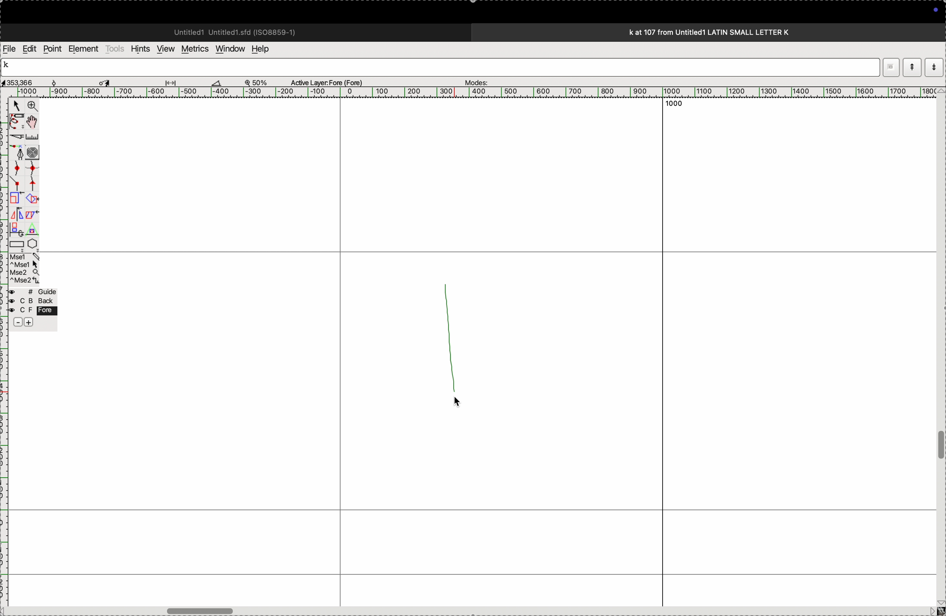 Image resolution: width=946 pixels, height=616 pixels. I want to click on cursor, so click(107, 82).